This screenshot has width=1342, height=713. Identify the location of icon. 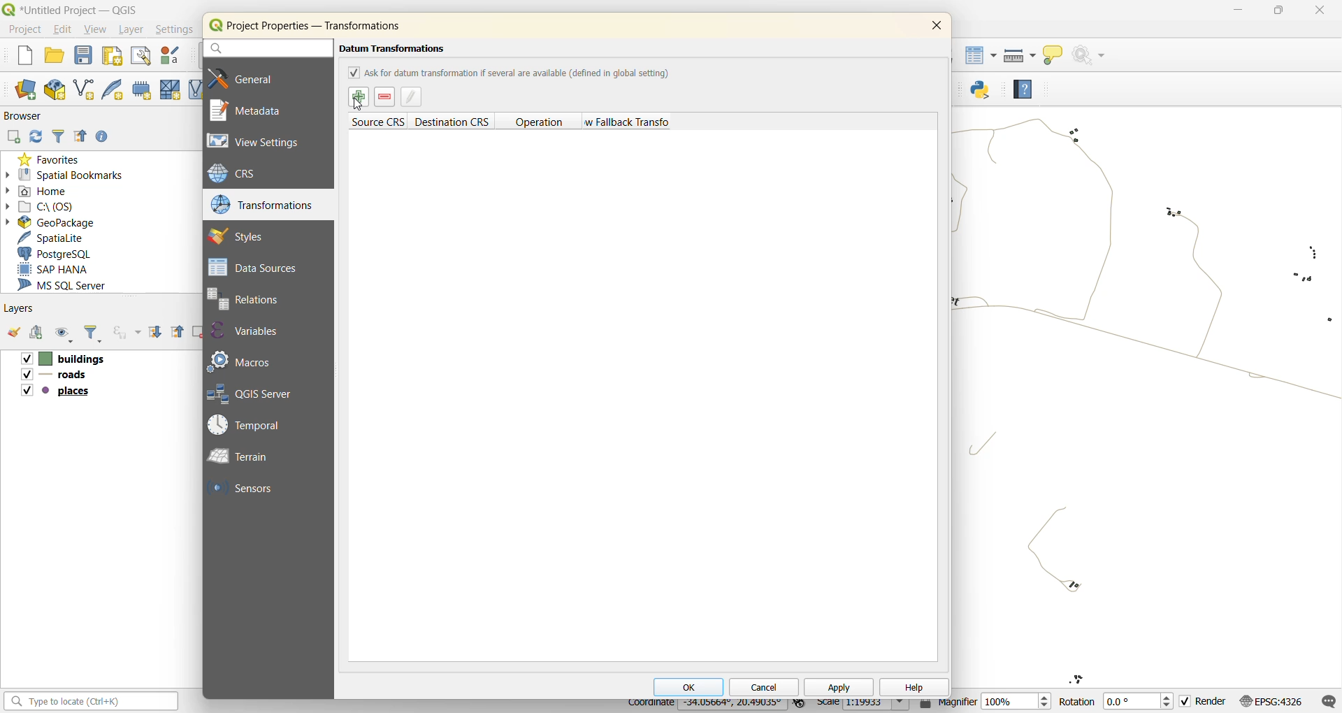
(215, 25).